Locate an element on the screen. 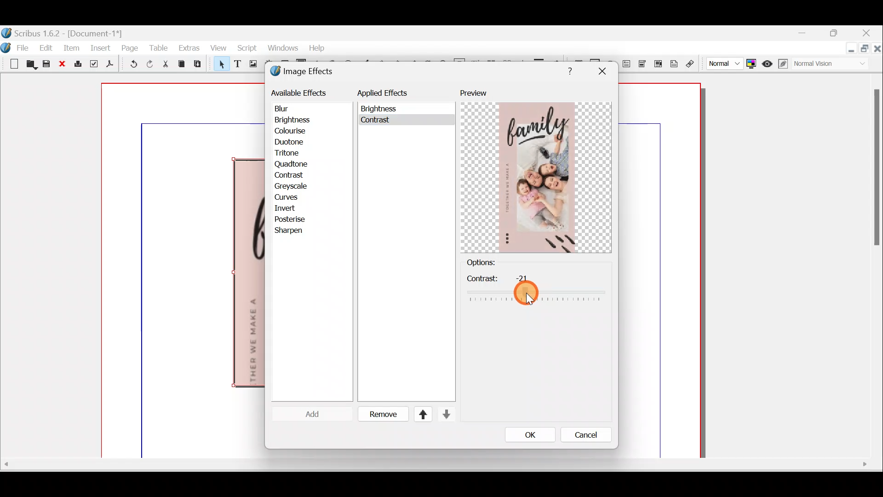 This screenshot has width=883, height=497. Extras is located at coordinates (189, 47).